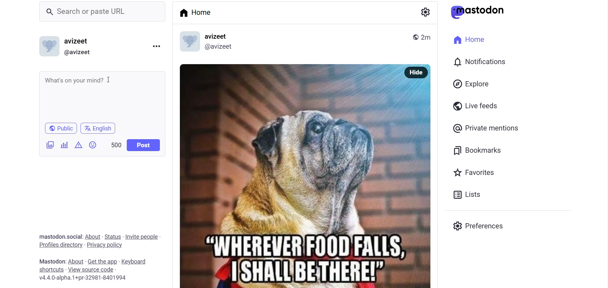 Image resolution: width=608 pixels, height=288 pixels. Describe the element at coordinates (92, 145) in the screenshot. I see `emoji` at that location.